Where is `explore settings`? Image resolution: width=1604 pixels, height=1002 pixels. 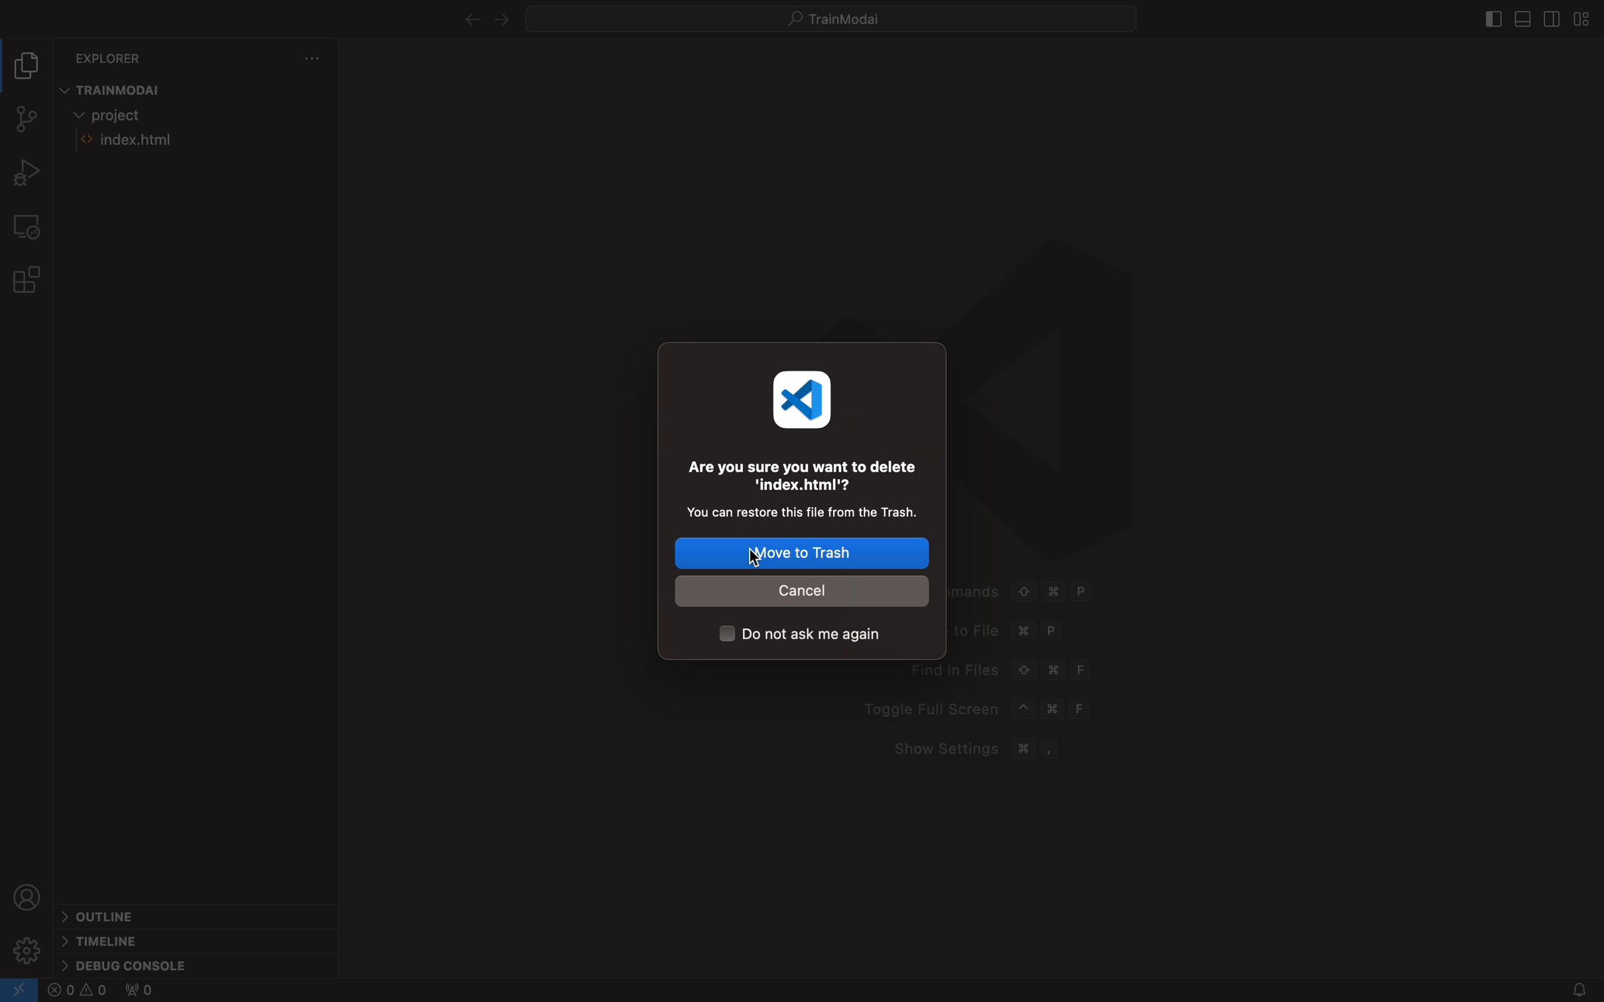 explore settings is located at coordinates (307, 60).